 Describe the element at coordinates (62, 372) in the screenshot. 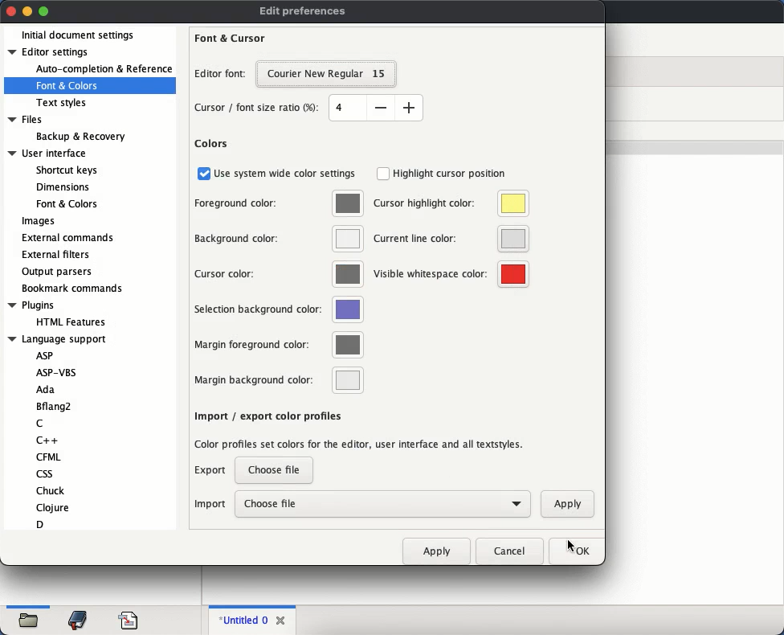

I see `ASP-VBS` at that location.